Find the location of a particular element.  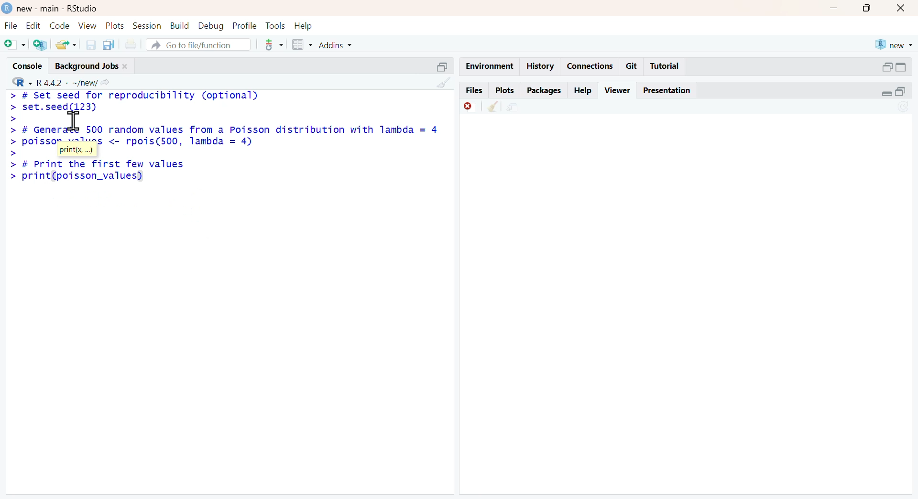

clean is located at coordinates (492, 107).